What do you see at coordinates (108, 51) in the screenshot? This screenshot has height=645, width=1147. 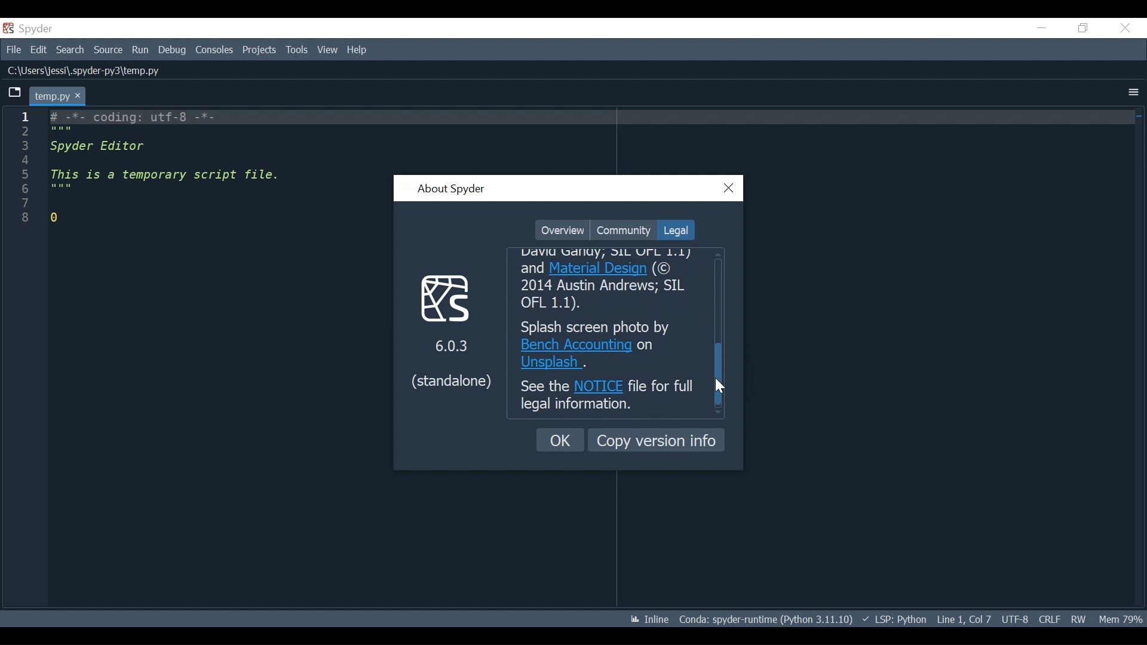 I see `Source` at bounding box center [108, 51].